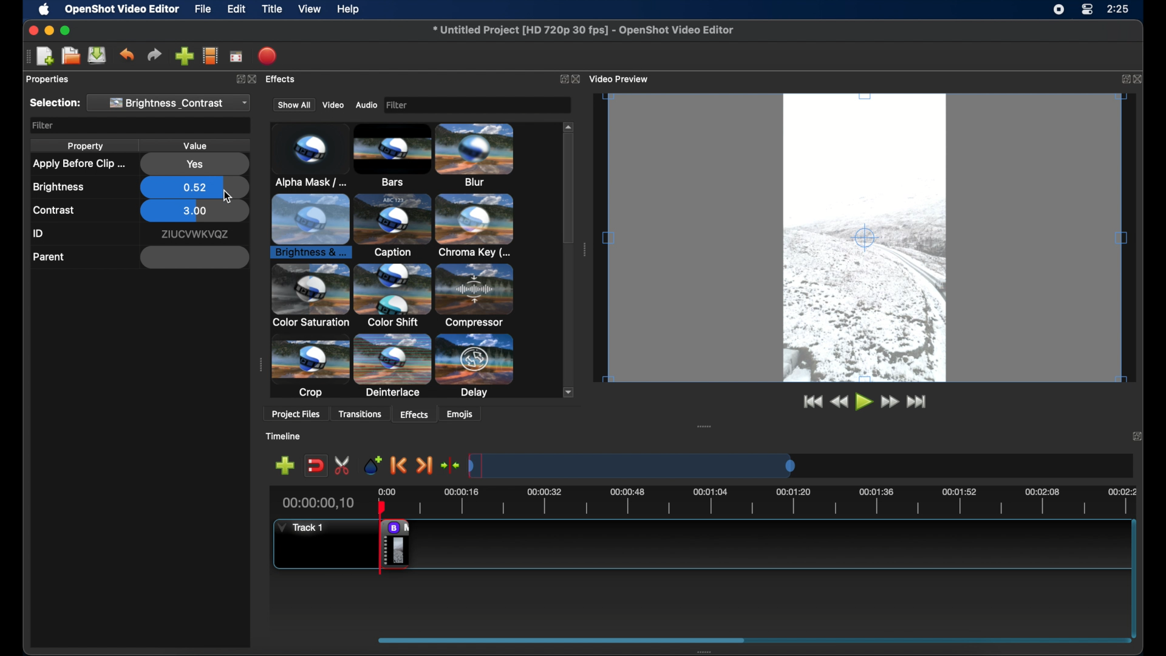  What do you see at coordinates (172, 103) in the screenshot?
I see `brightness and contrast dropdown` at bounding box center [172, 103].